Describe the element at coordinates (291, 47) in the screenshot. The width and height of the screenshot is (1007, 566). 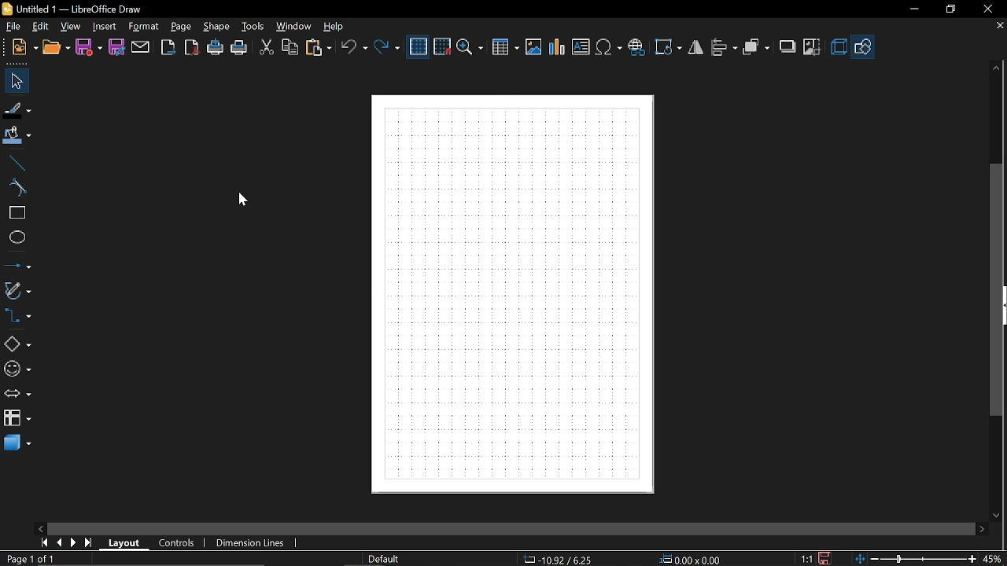
I see `copy` at that location.